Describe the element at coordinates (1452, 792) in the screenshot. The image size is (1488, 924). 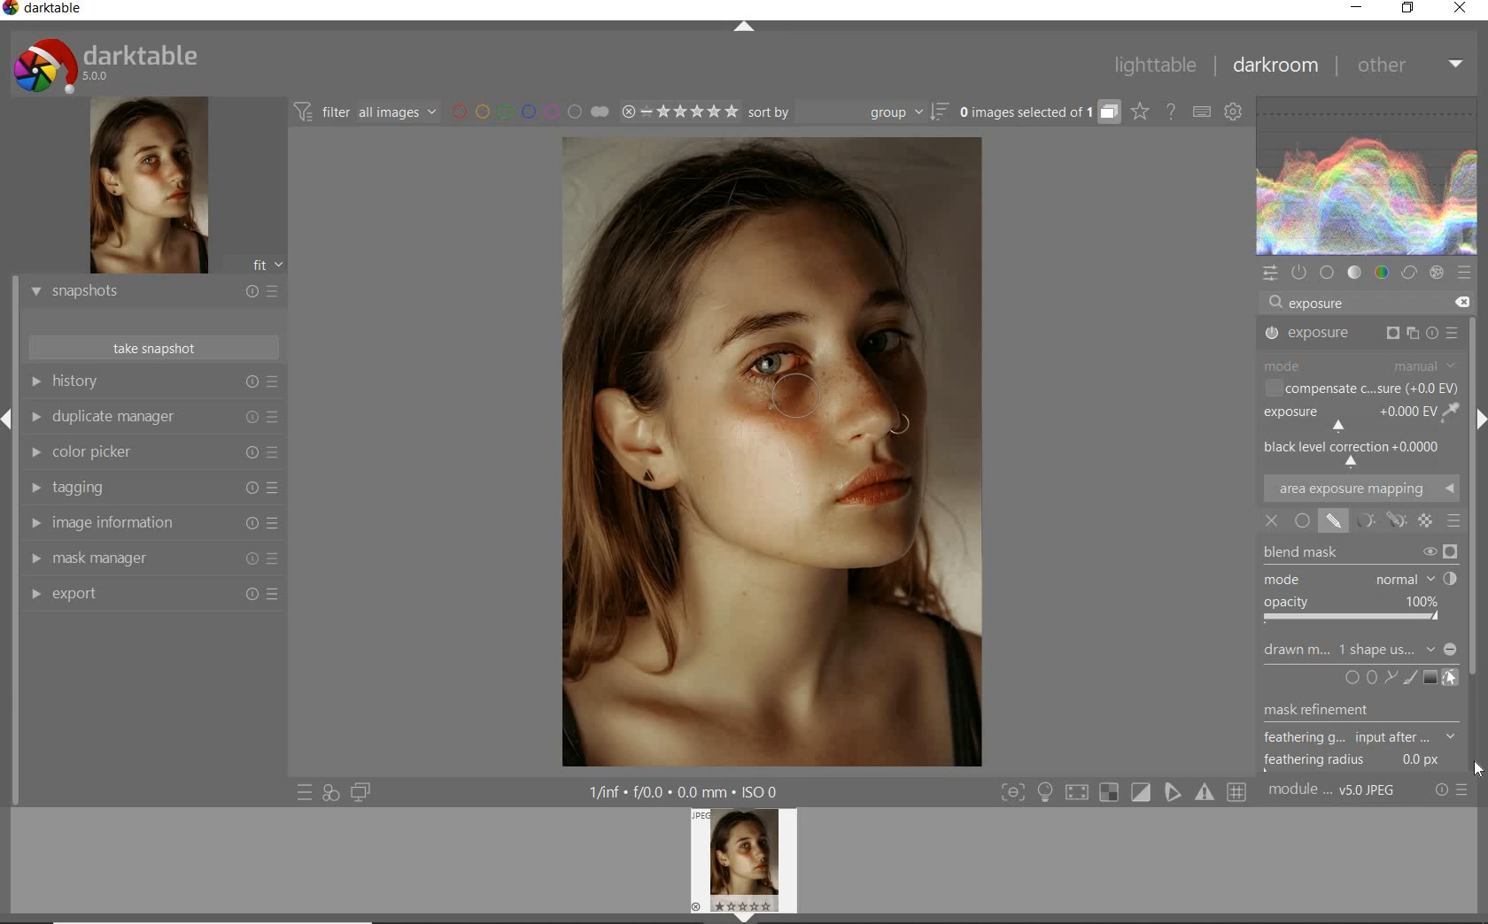
I see `reset or presets & preferences` at that location.